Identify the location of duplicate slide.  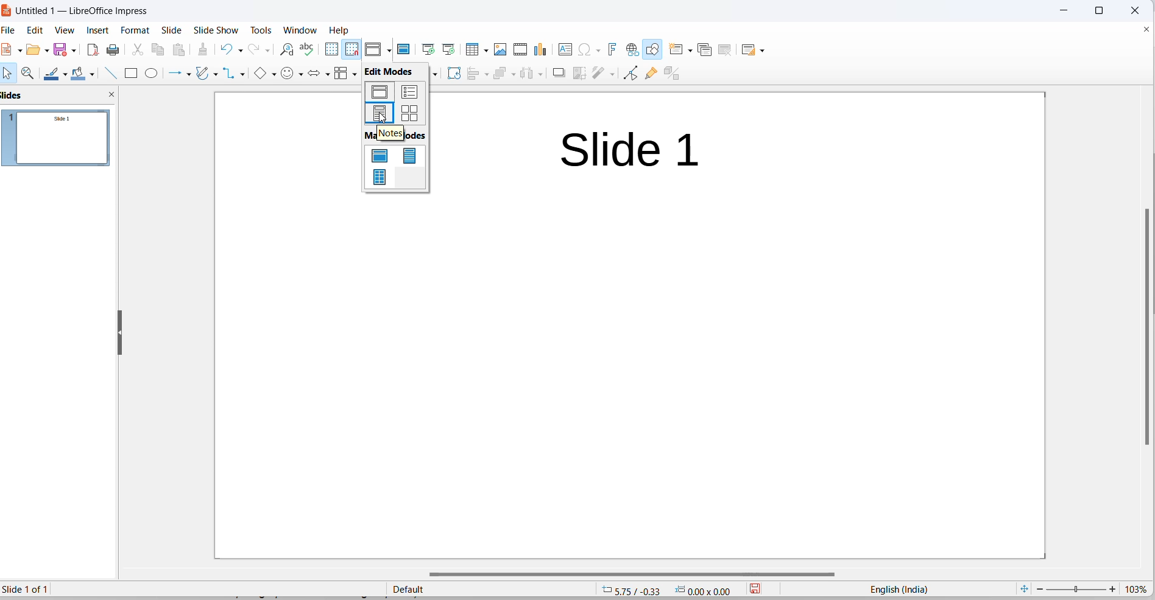
(707, 49).